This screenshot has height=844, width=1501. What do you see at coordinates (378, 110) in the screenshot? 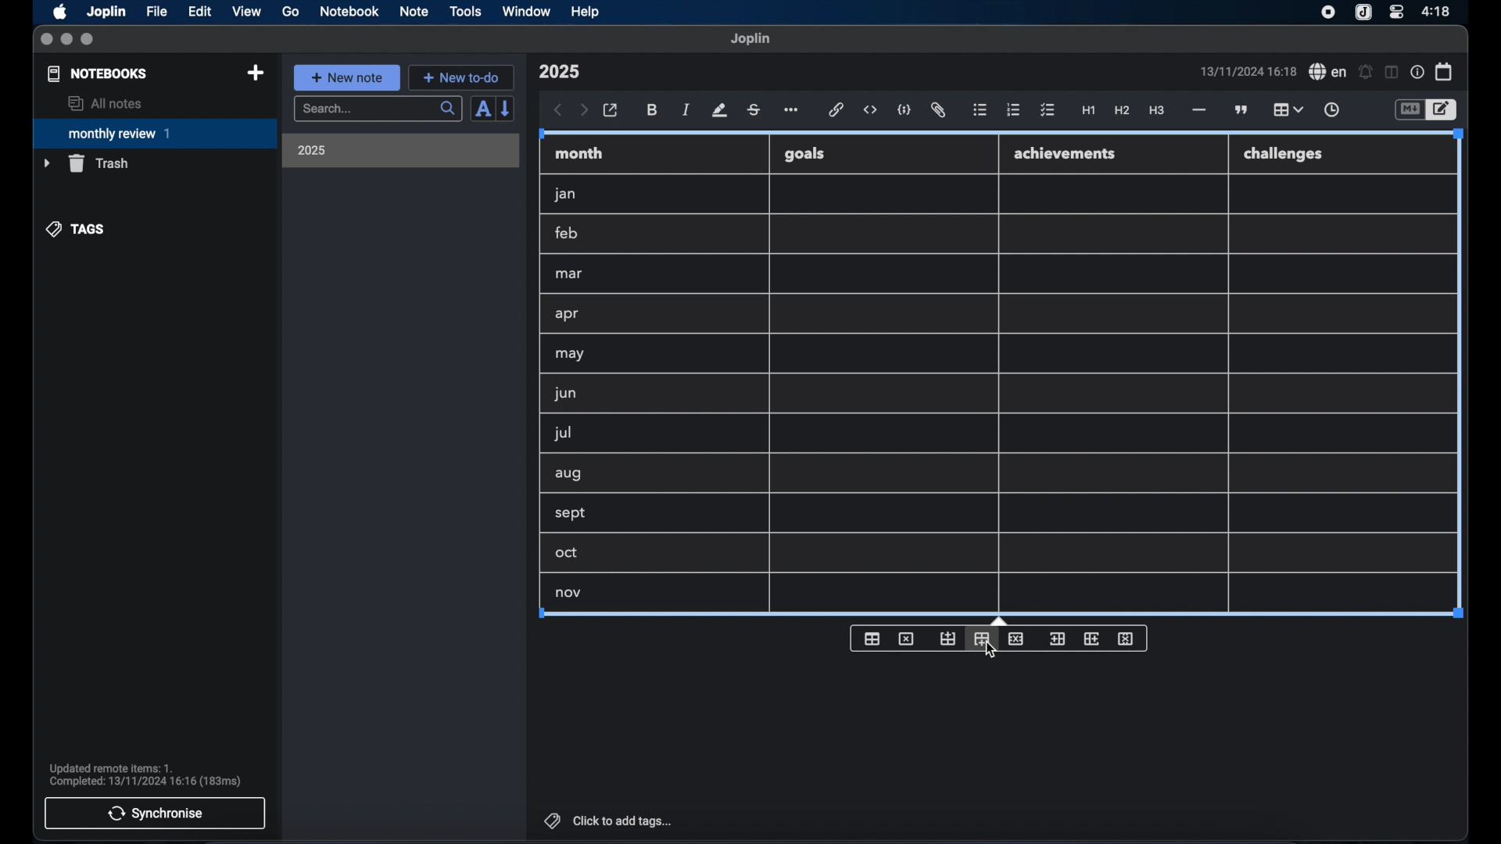
I see `search bar` at bounding box center [378, 110].